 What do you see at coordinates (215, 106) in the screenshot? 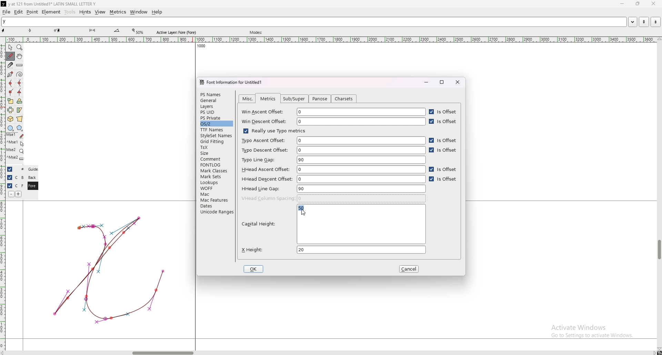
I see `layers` at bounding box center [215, 106].